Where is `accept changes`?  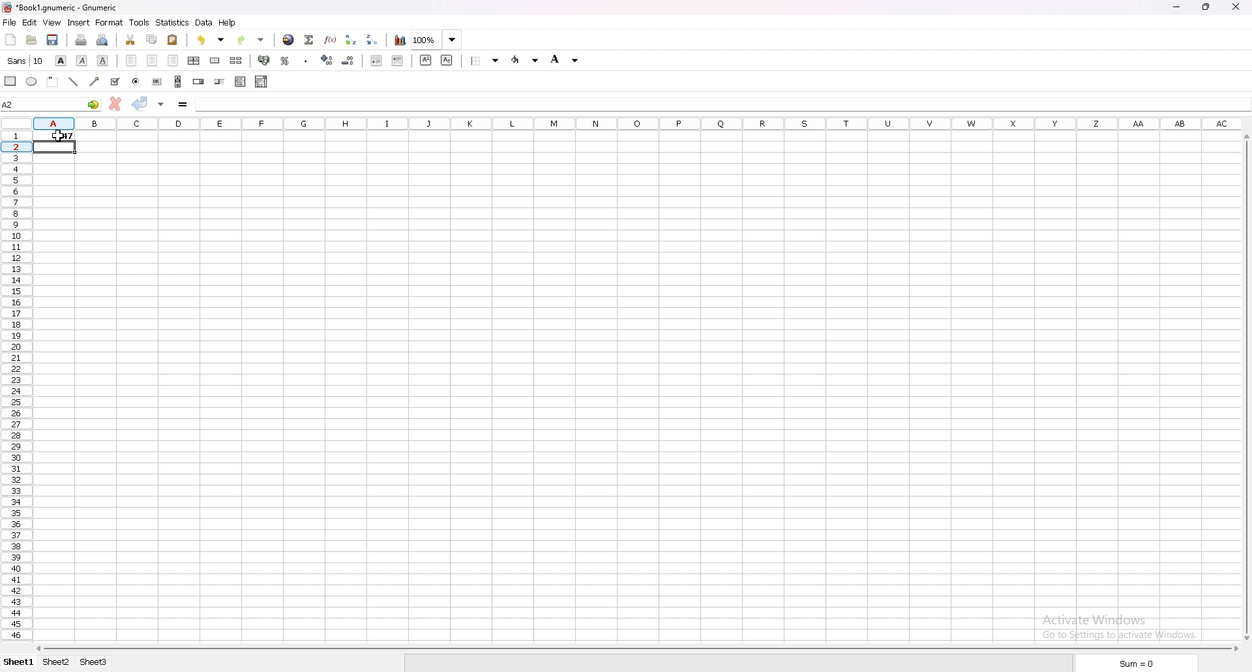 accept changes is located at coordinates (140, 103).